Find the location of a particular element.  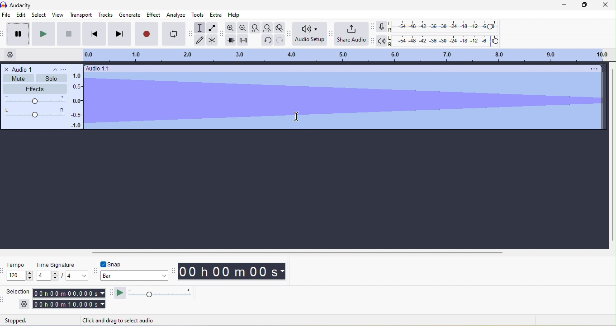

multi tool is located at coordinates (213, 40).